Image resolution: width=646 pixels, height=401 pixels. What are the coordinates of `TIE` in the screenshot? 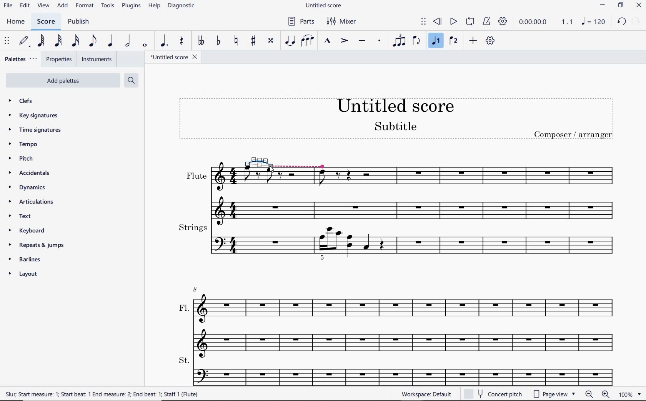 It's located at (290, 41).